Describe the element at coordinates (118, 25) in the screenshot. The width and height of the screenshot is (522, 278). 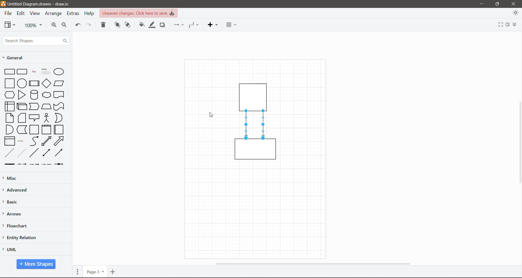
I see `To Front` at that location.